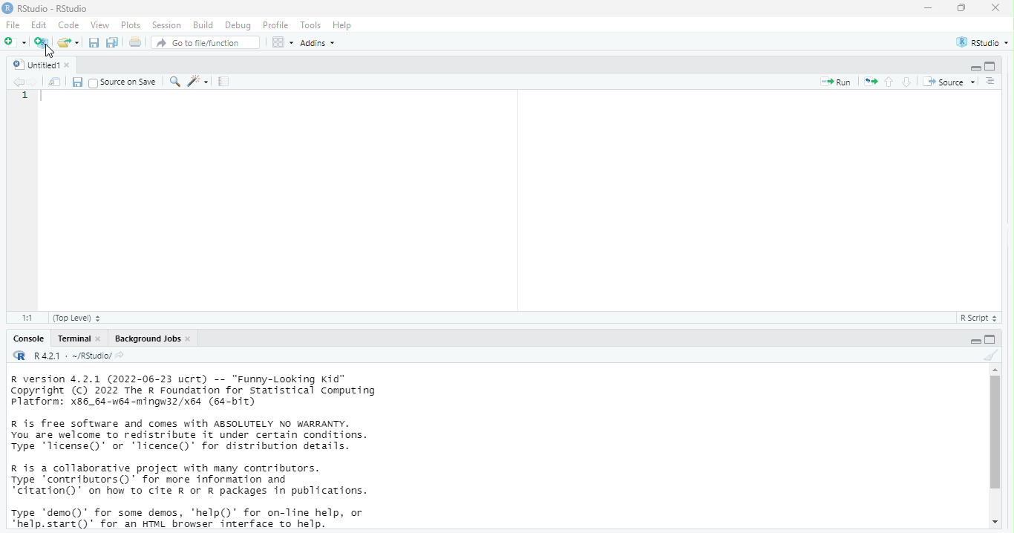  What do you see at coordinates (996, 444) in the screenshot?
I see `scrollbar` at bounding box center [996, 444].